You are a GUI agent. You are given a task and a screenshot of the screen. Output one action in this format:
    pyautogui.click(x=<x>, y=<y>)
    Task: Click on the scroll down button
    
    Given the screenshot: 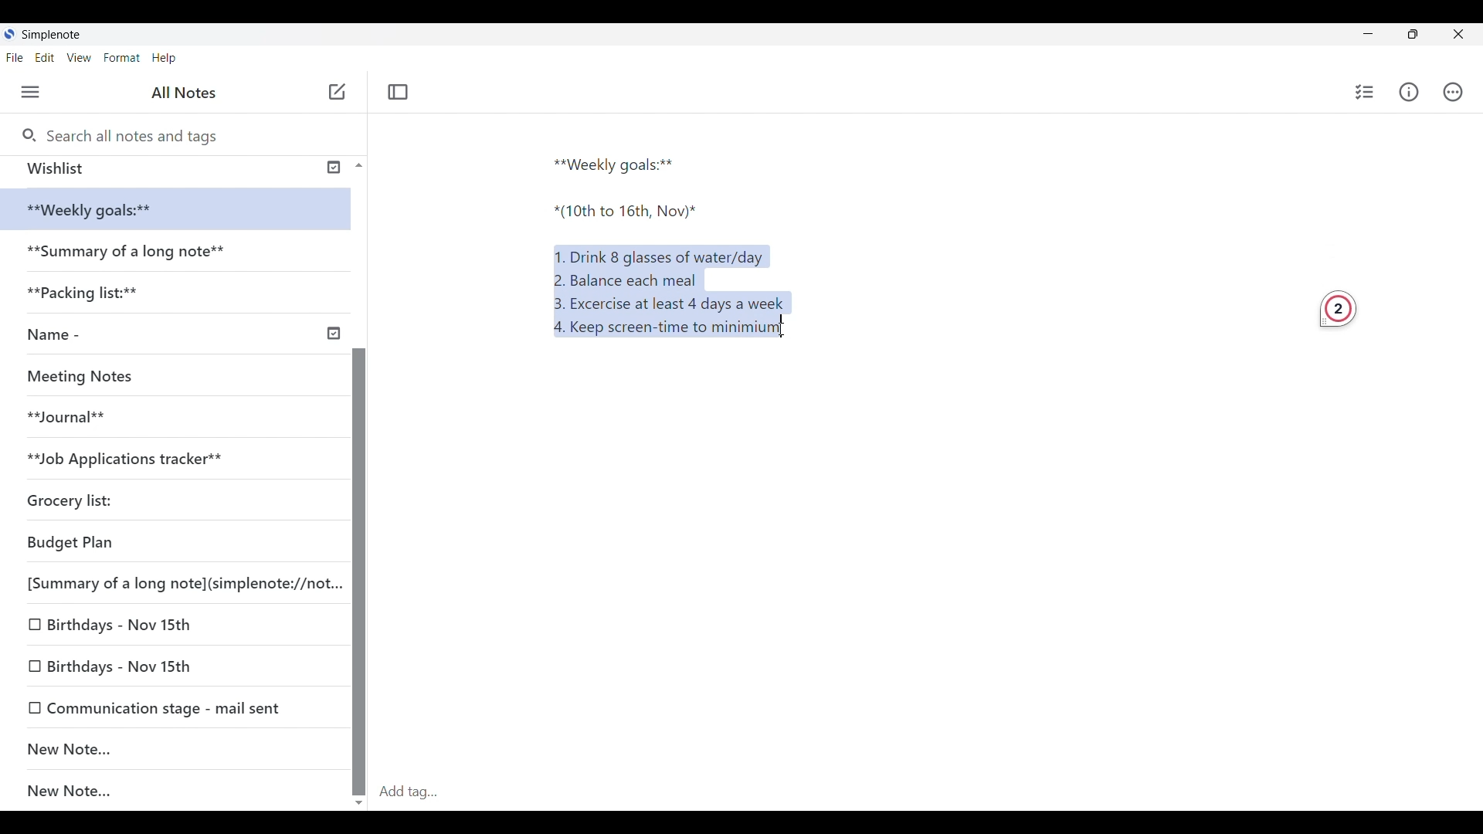 What is the action you would take?
    pyautogui.click(x=360, y=798)
    